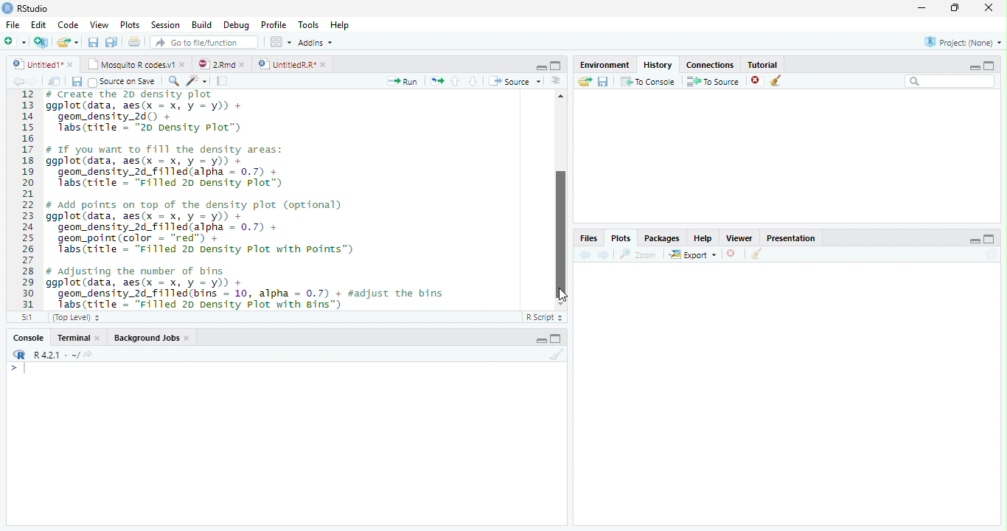  Describe the element at coordinates (131, 64) in the screenshot. I see `‘Mosquito R codes.v1` at that location.